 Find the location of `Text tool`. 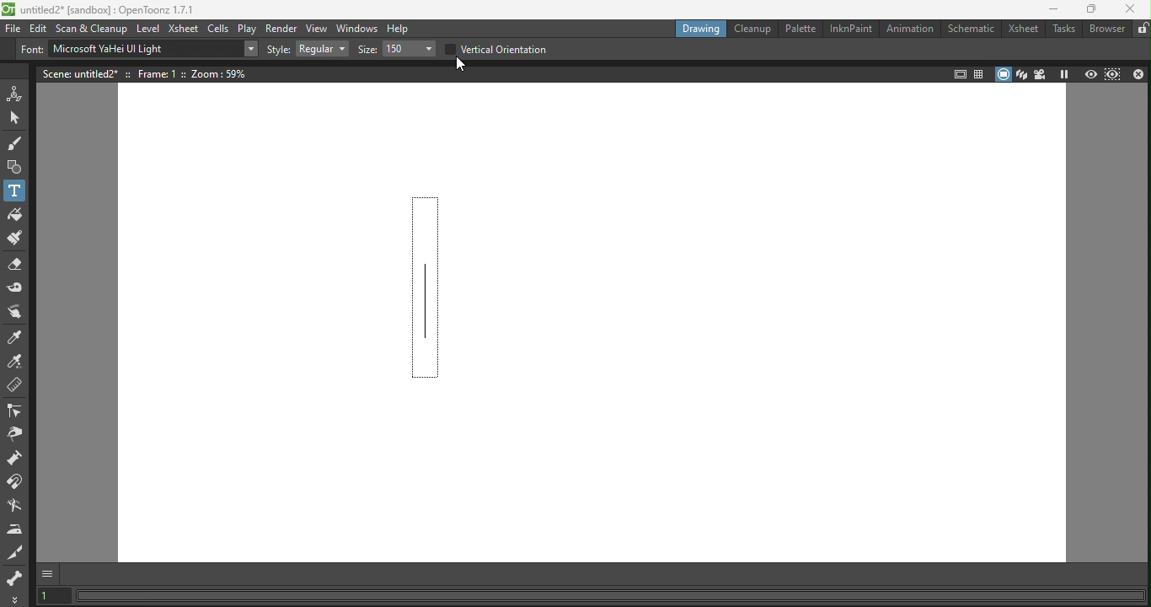

Text tool is located at coordinates (15, 191).